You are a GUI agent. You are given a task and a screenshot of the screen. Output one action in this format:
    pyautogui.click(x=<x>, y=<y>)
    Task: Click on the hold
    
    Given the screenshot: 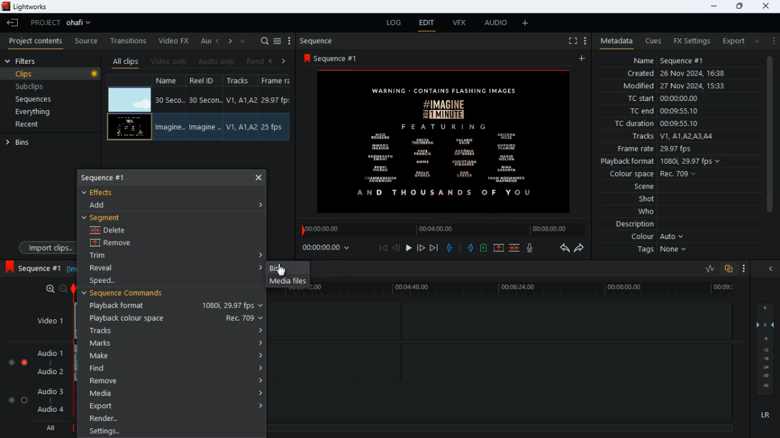 What is the action you would take?
    pyautogui.click(x=461, y=248)
    